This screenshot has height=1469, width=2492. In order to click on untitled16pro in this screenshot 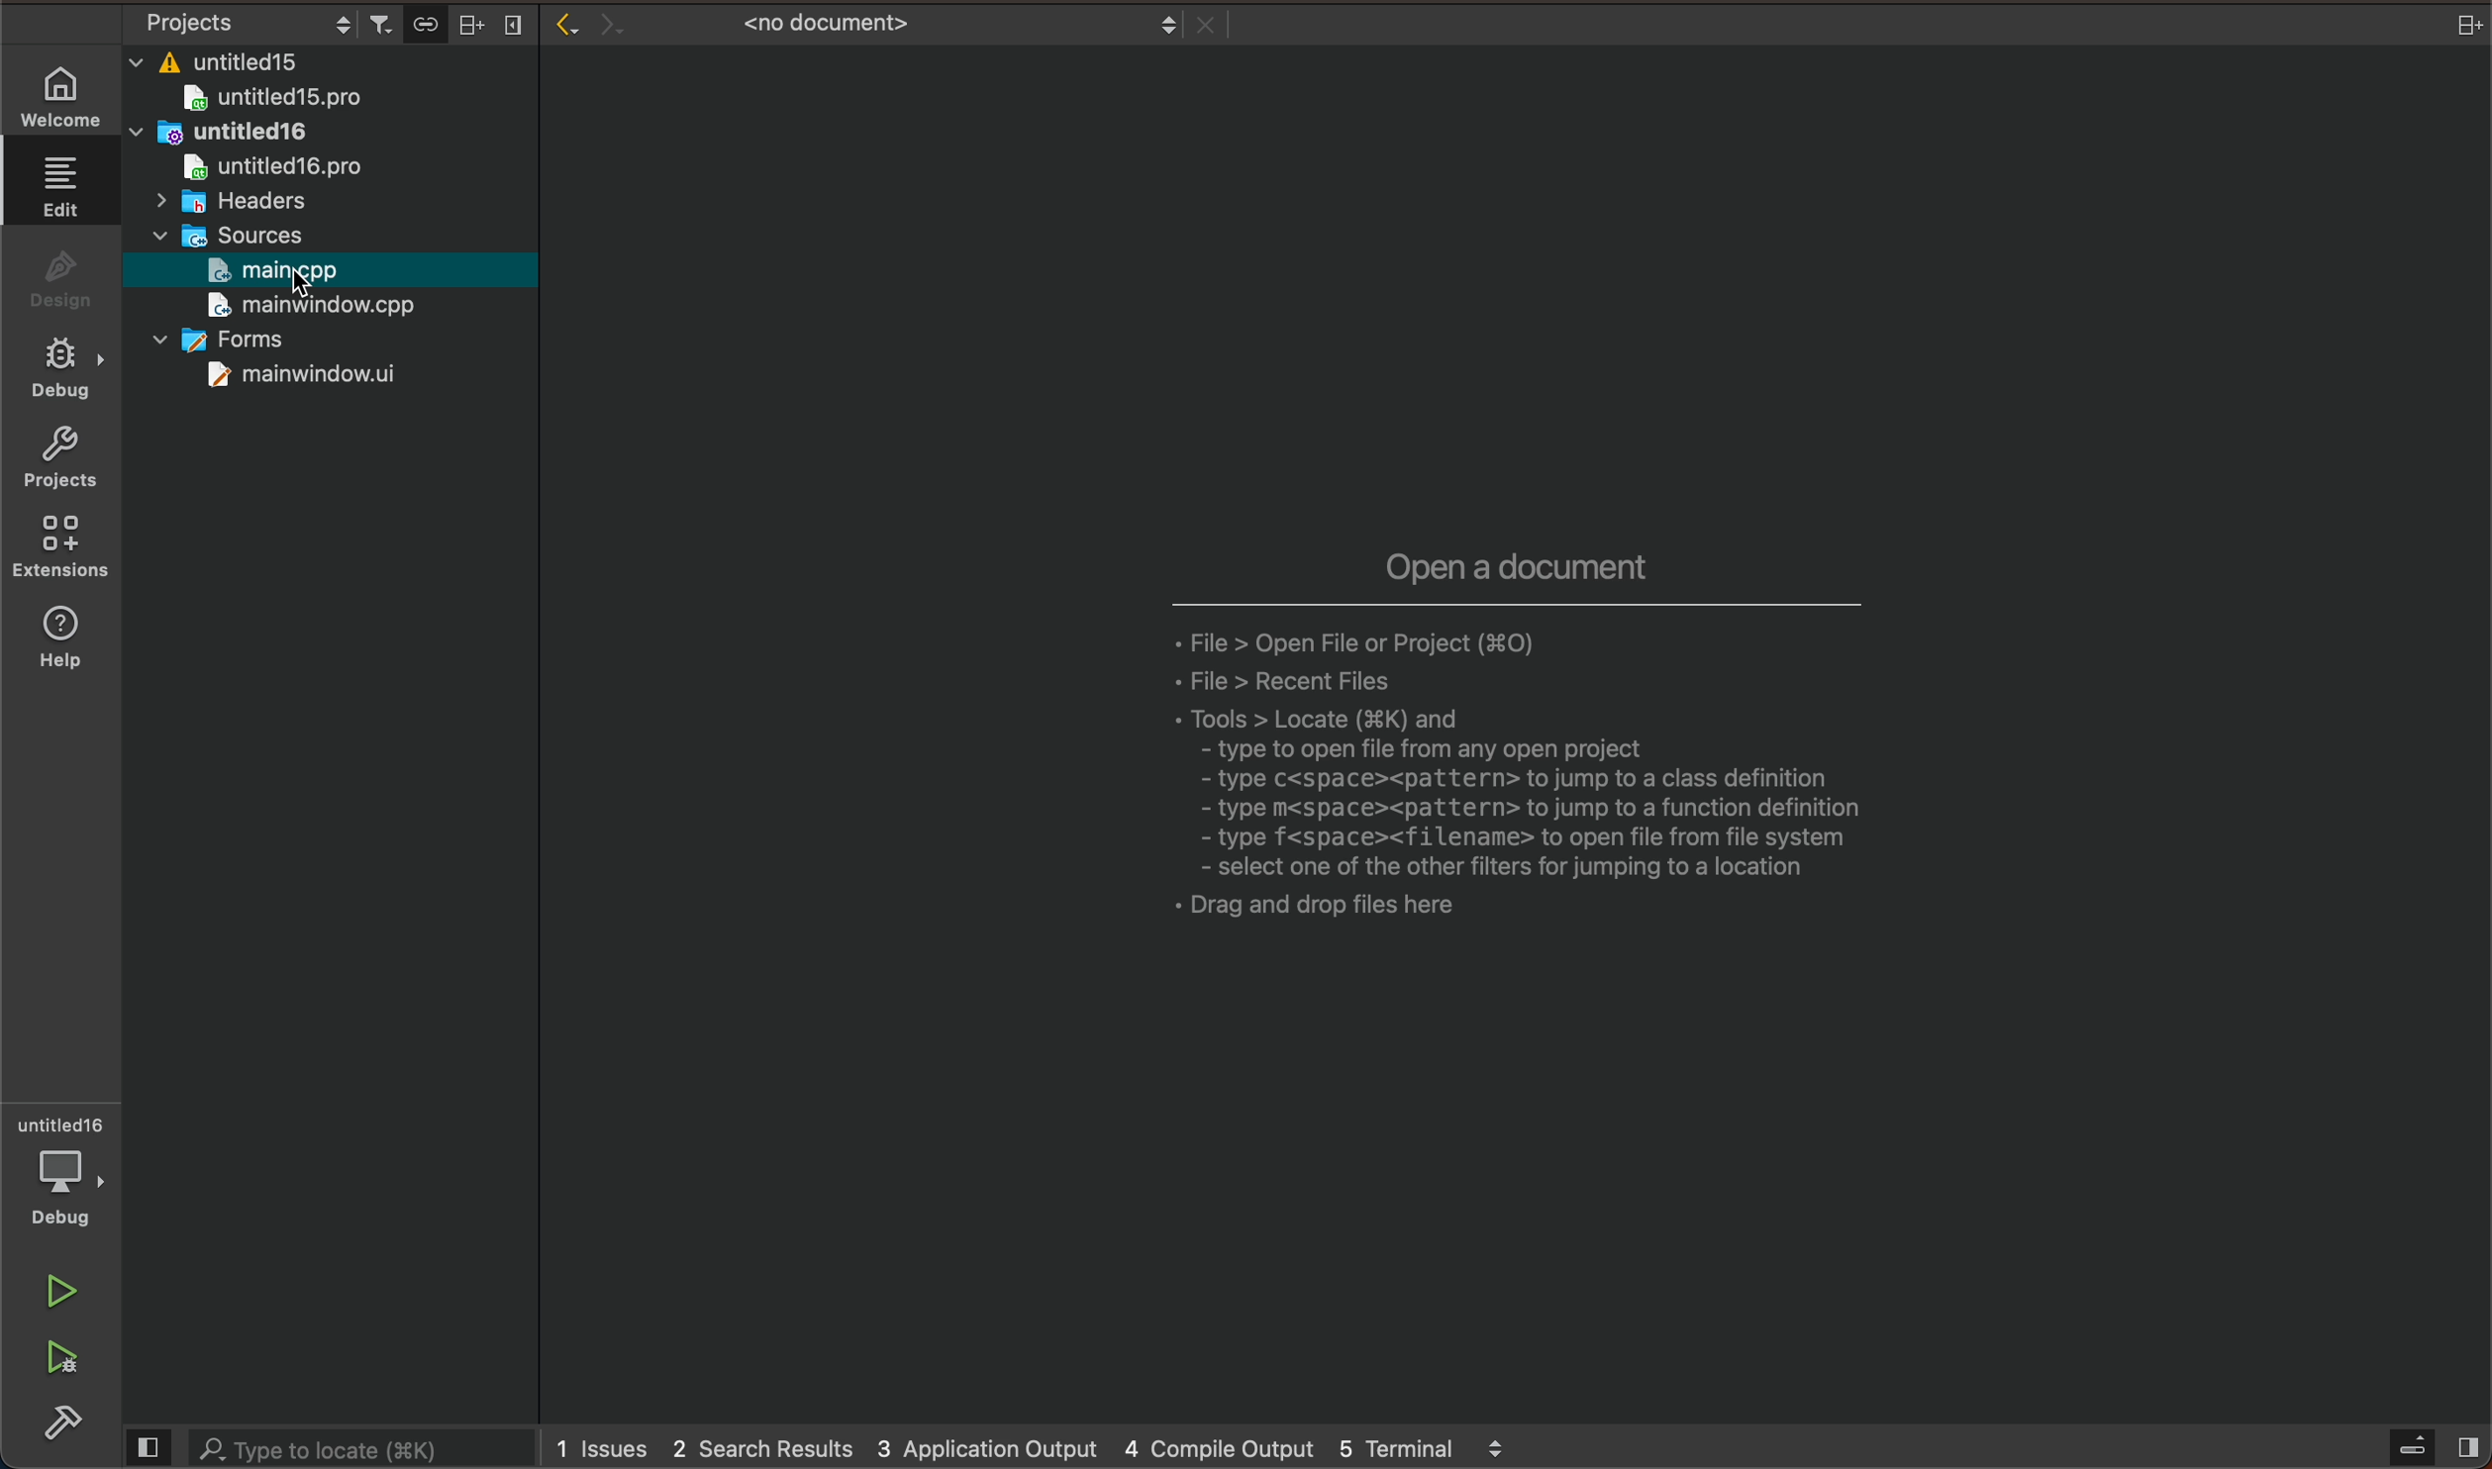, I will do `click(278, 165)`.